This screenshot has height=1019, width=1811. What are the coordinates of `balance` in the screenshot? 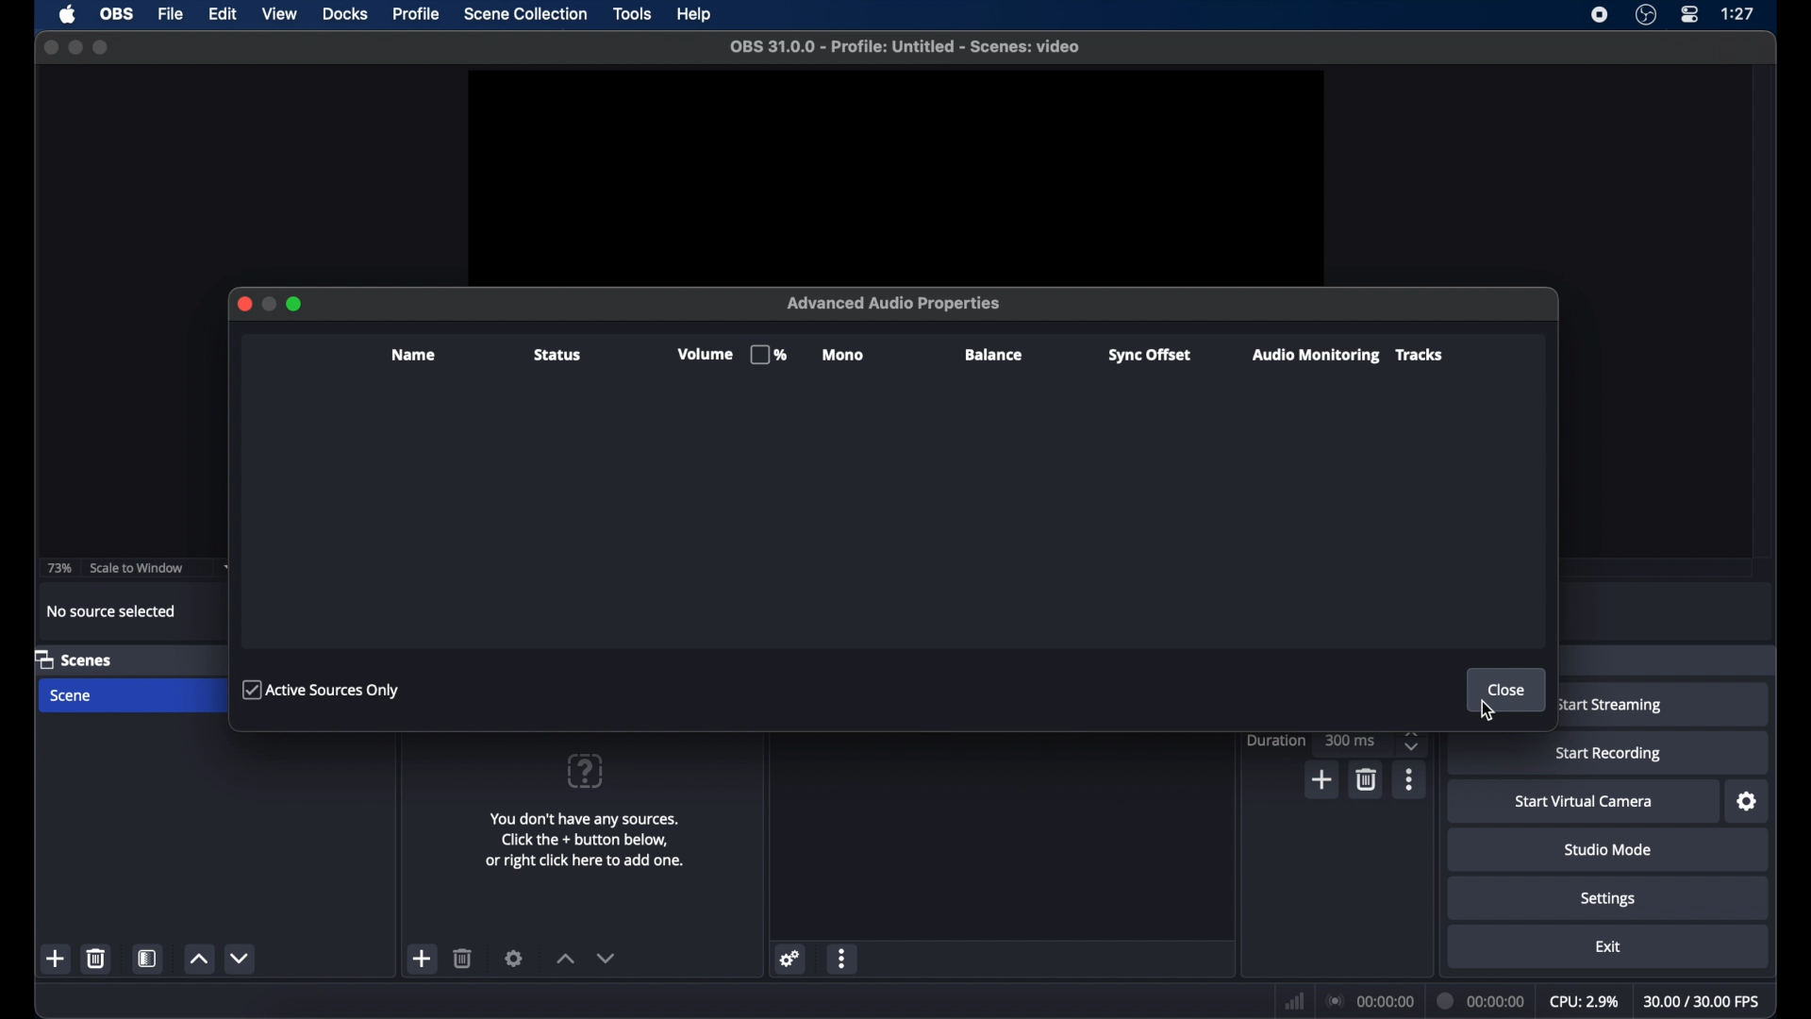 It's located at (995, 355).